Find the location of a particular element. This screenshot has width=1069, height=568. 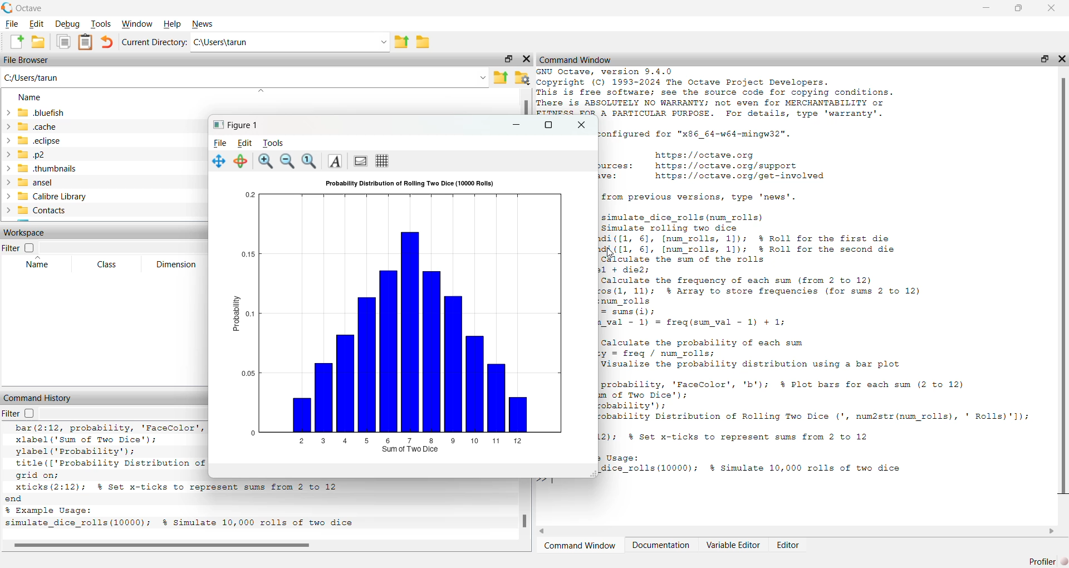

X Command Window is located at coordinates (587, 57).